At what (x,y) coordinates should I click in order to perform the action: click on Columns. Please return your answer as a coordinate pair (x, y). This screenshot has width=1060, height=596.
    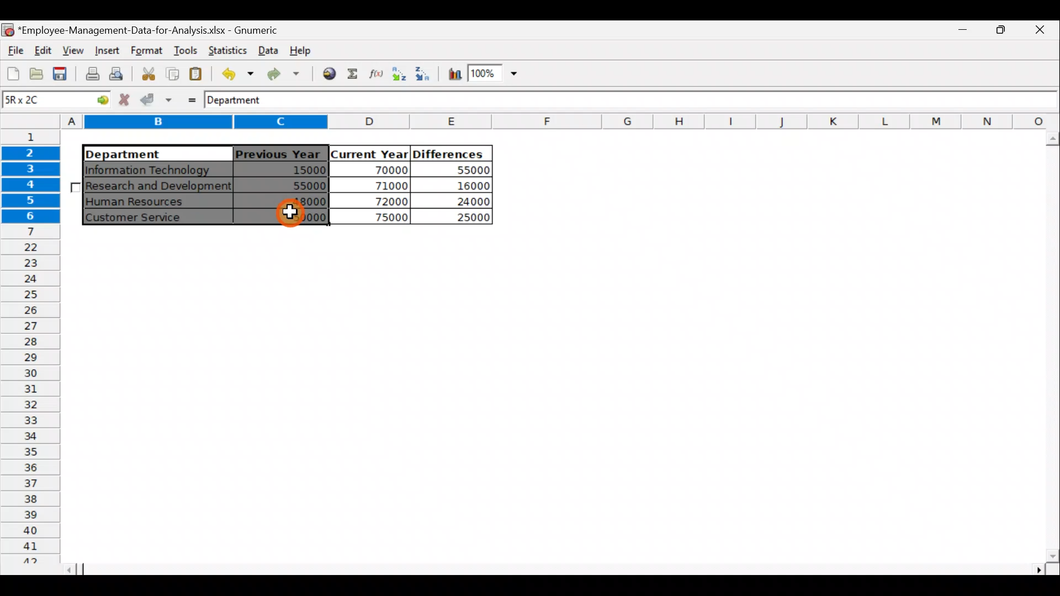
    Looking at the image, I should click on (561, 121).